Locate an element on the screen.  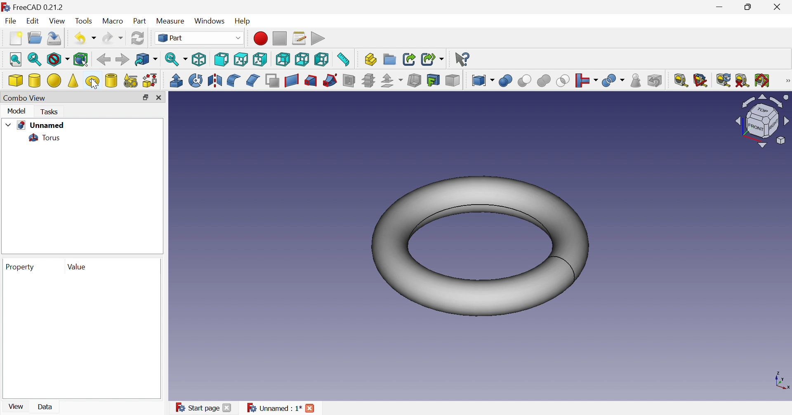
Undo is located at coordinates (84, 38).